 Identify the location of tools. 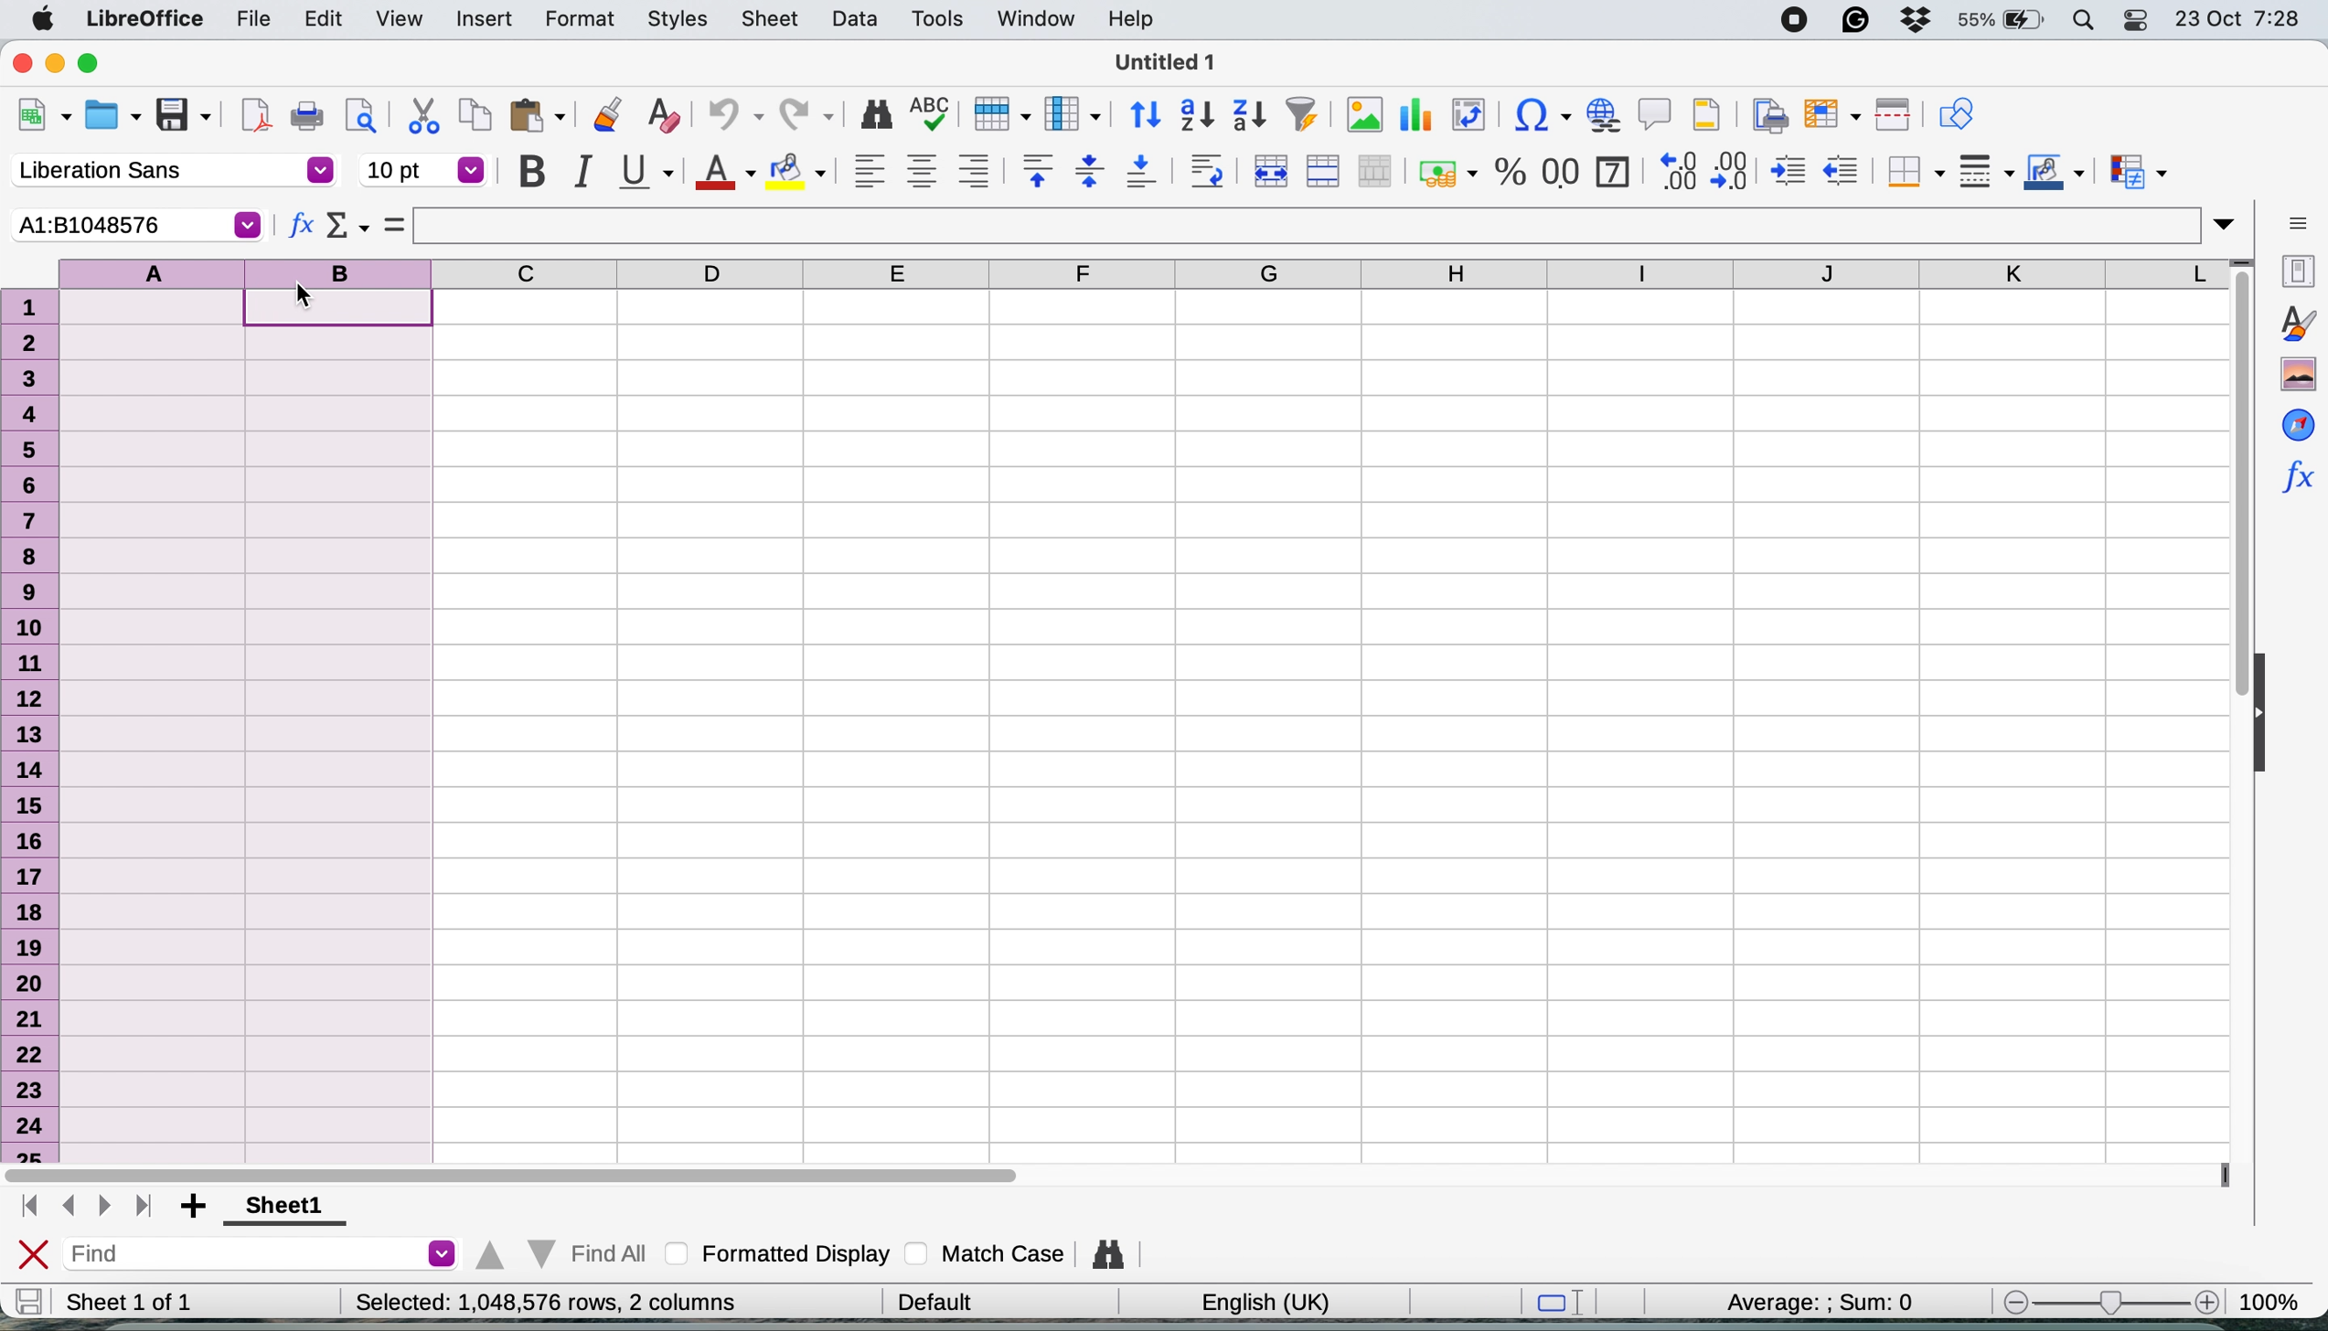
(936, 18).